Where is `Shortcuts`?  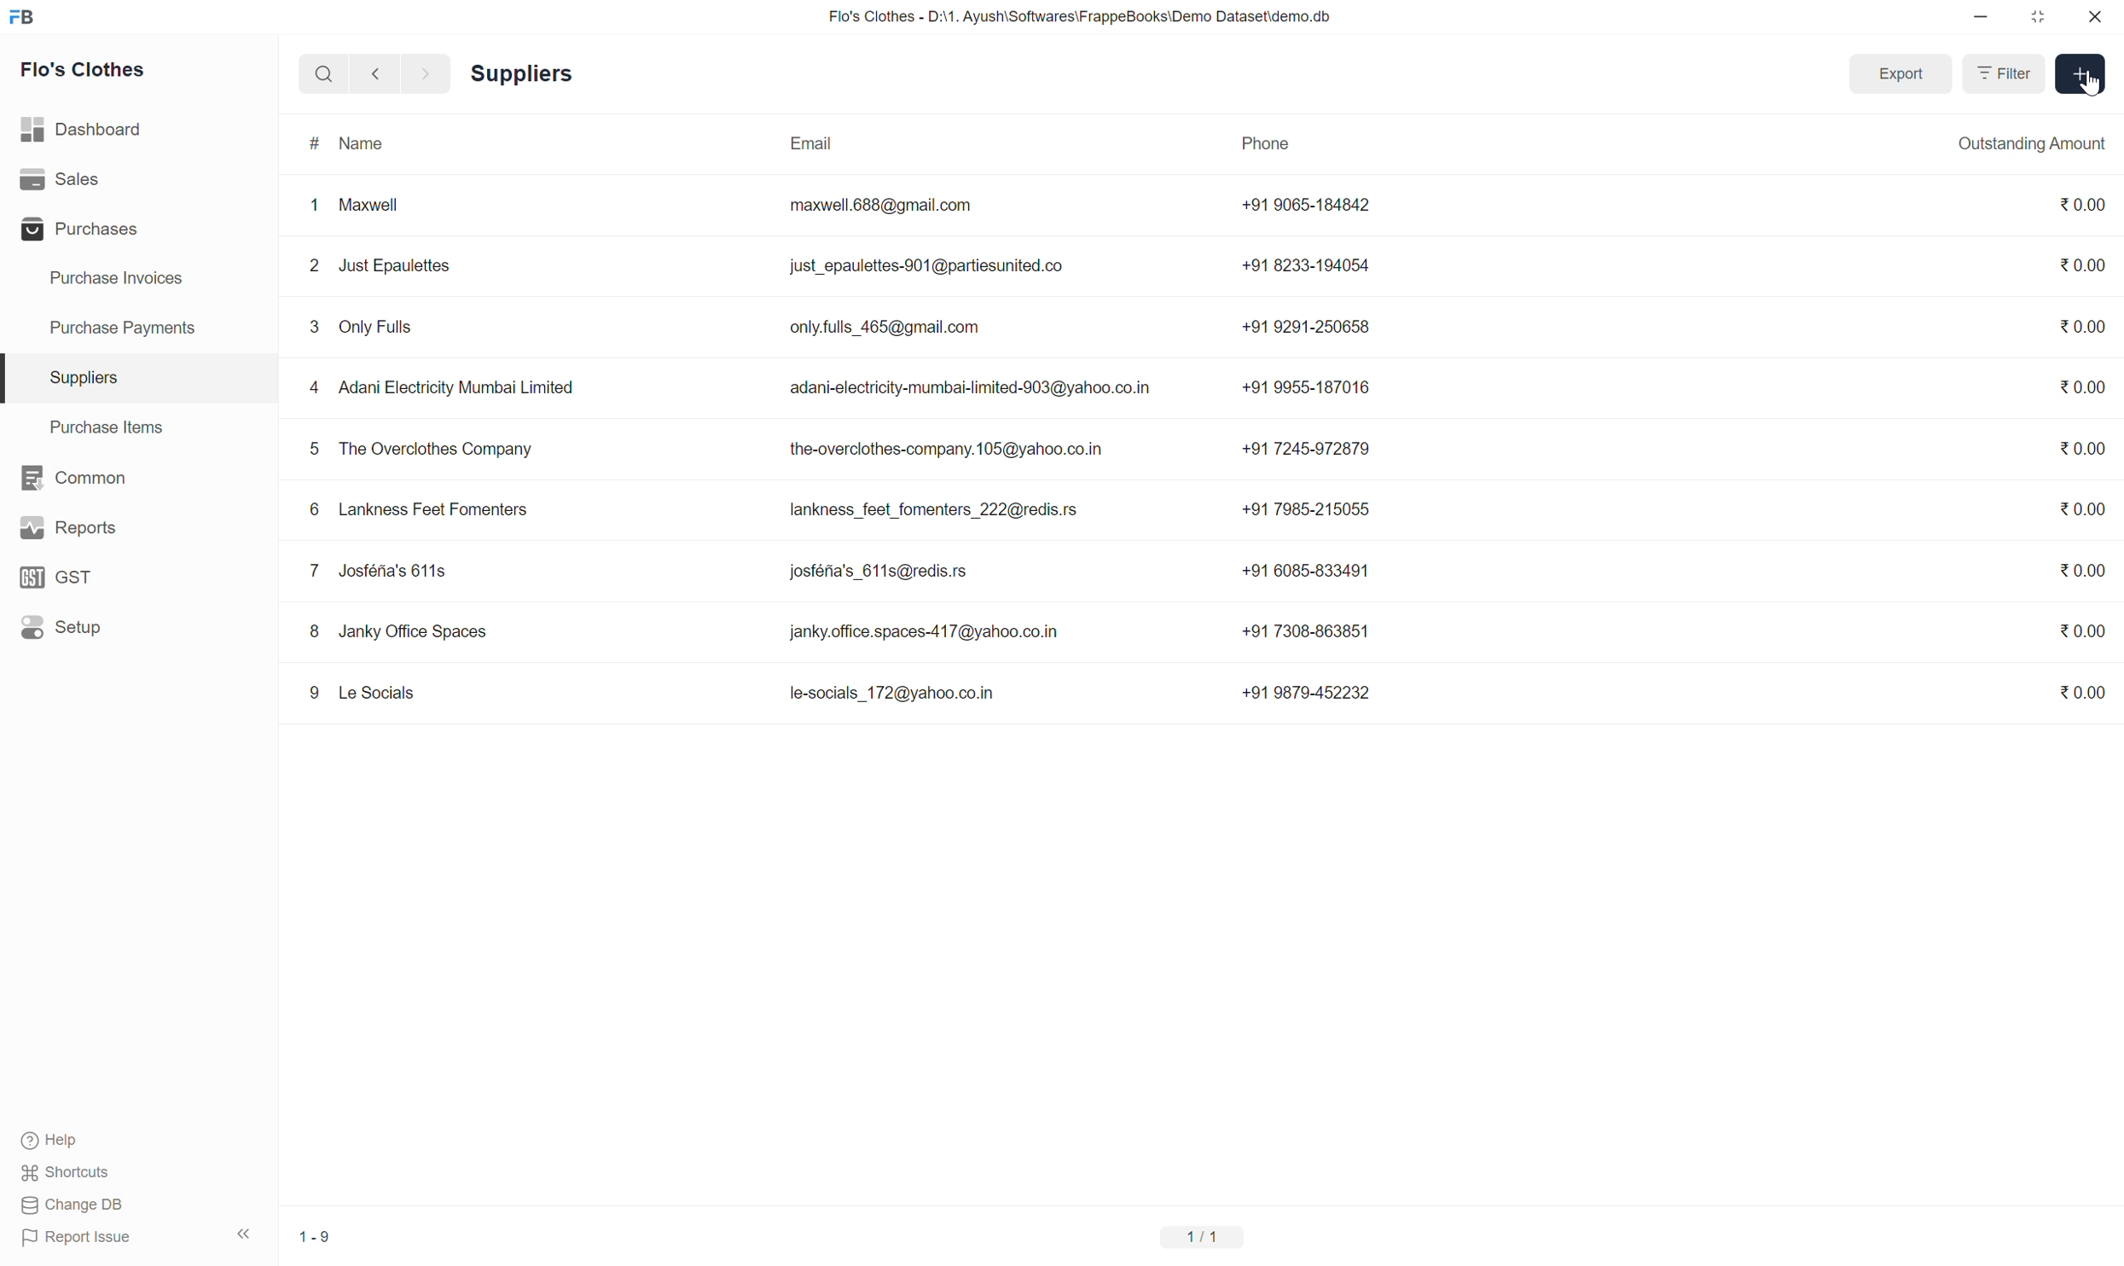 Shortcuts is located at coordinates (67, 1172).